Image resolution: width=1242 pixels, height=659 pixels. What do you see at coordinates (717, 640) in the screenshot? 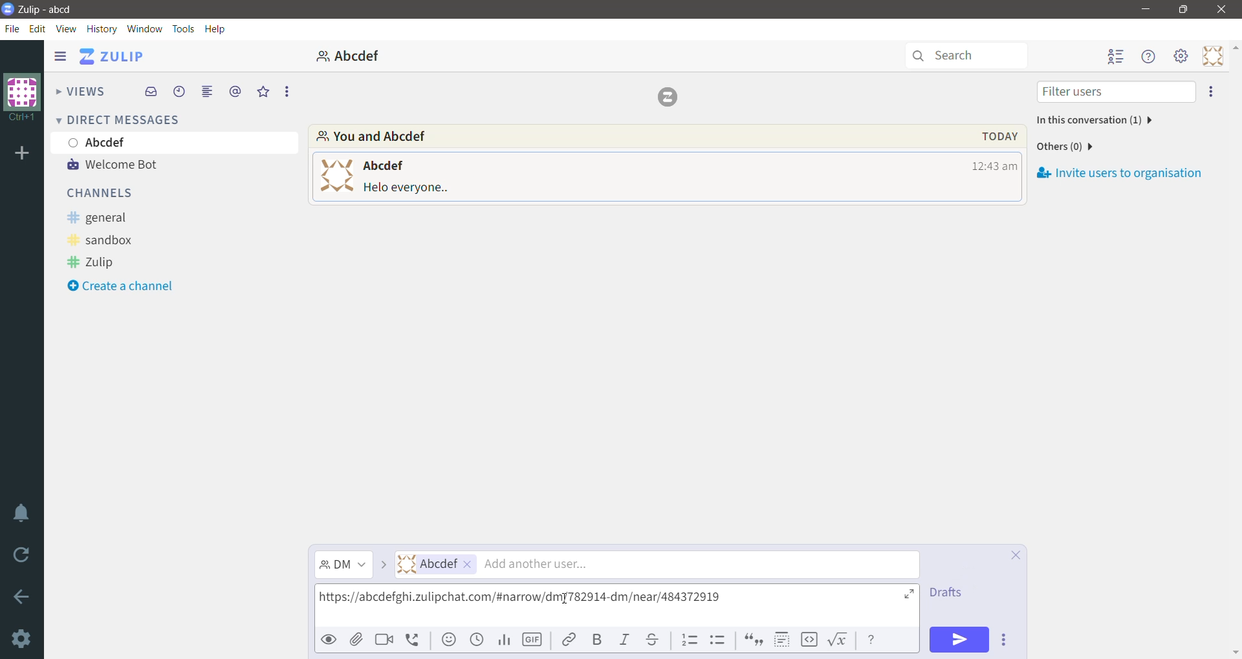
I see `Bulleted list` at bounding box center [717, 640].